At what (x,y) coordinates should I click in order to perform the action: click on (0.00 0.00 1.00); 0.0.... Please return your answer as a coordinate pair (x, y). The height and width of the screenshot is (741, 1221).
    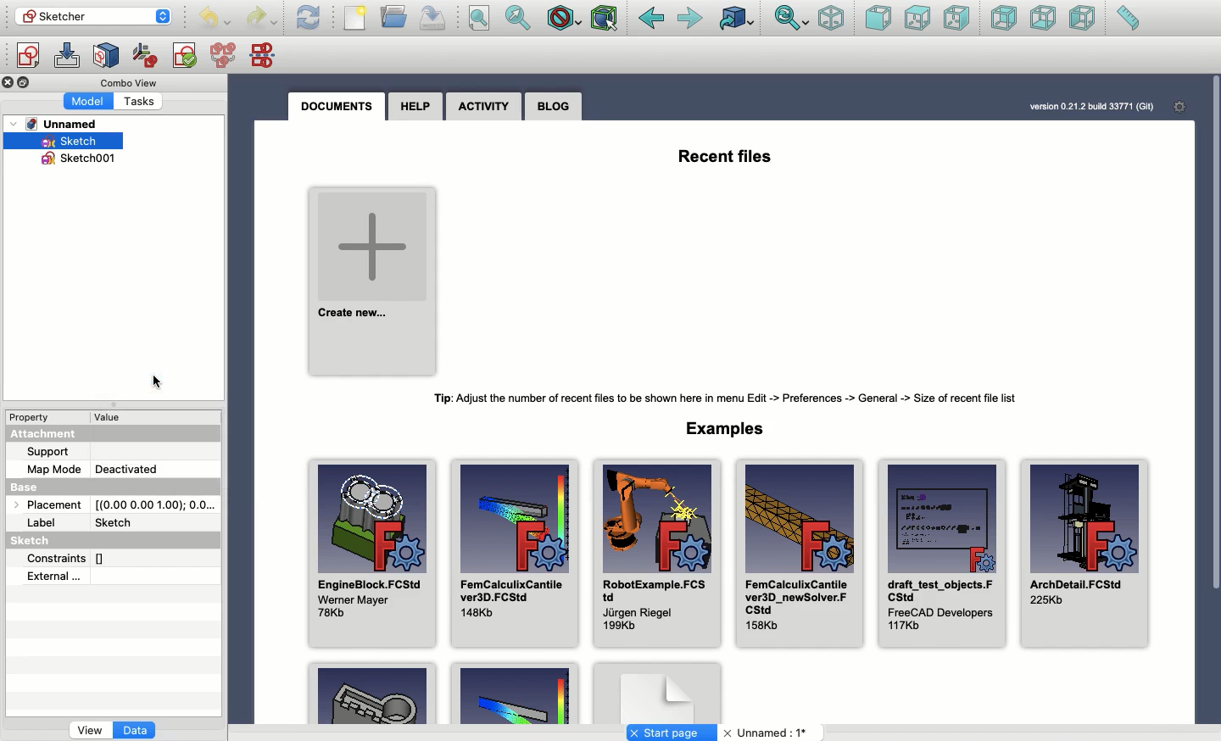
    Looking at the image, I should click on (156, 501).